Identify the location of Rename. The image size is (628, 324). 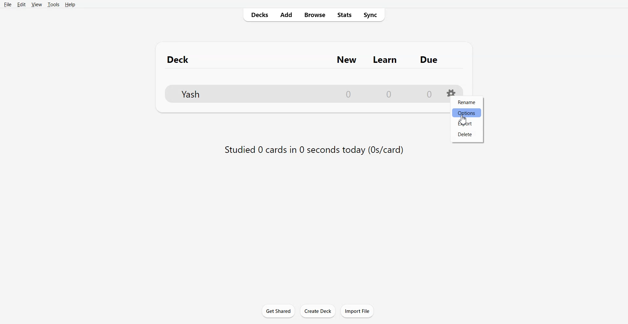
(467, 102).